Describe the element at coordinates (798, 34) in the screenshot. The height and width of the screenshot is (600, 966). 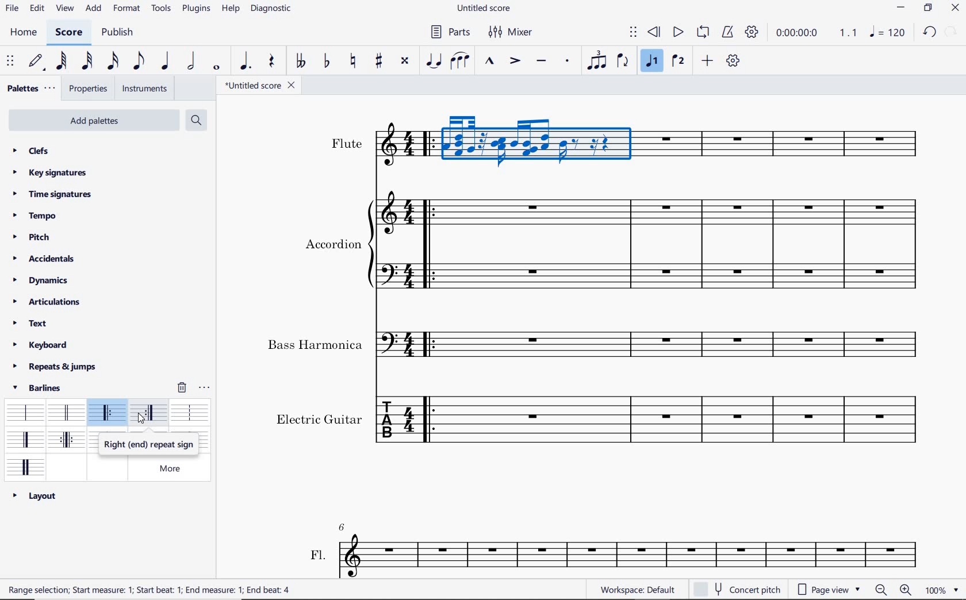
I see `playback time` at that location.